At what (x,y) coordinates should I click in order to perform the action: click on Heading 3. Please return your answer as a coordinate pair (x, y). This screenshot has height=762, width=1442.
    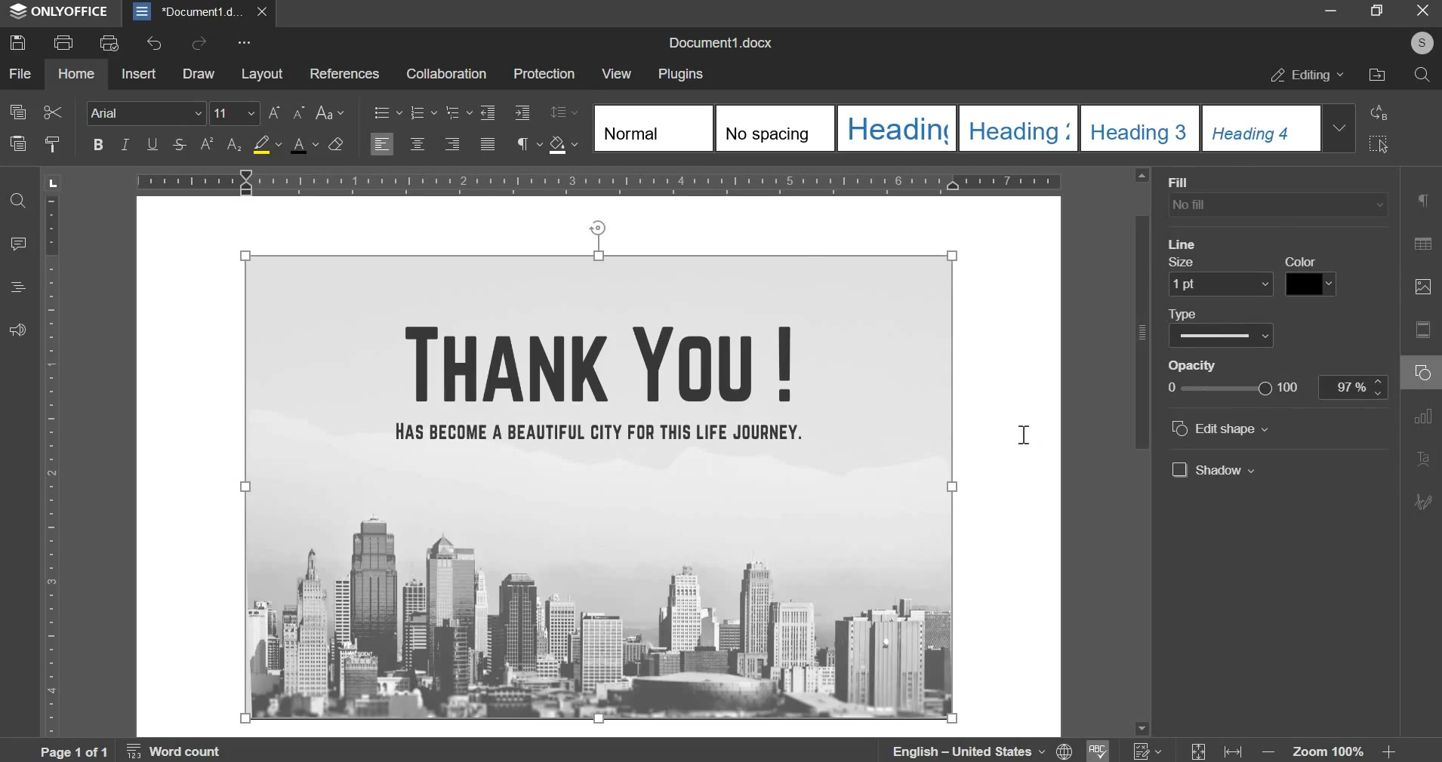
    Looking at the image, I should click on (1016, 128).